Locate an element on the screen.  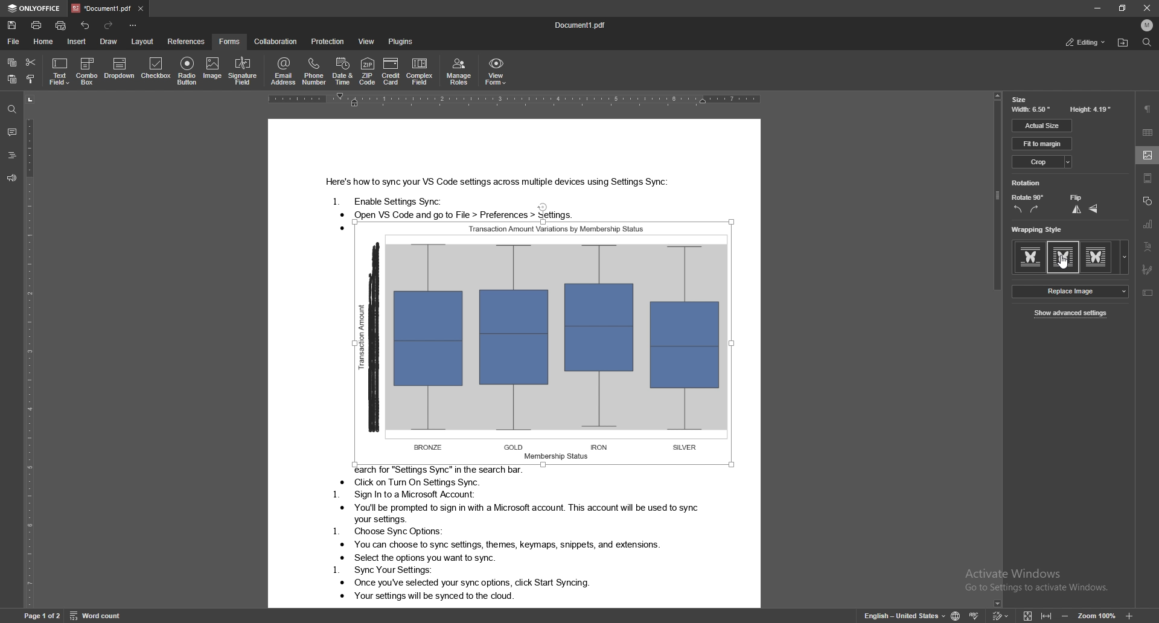
redo is located at coordinates (110, 26).